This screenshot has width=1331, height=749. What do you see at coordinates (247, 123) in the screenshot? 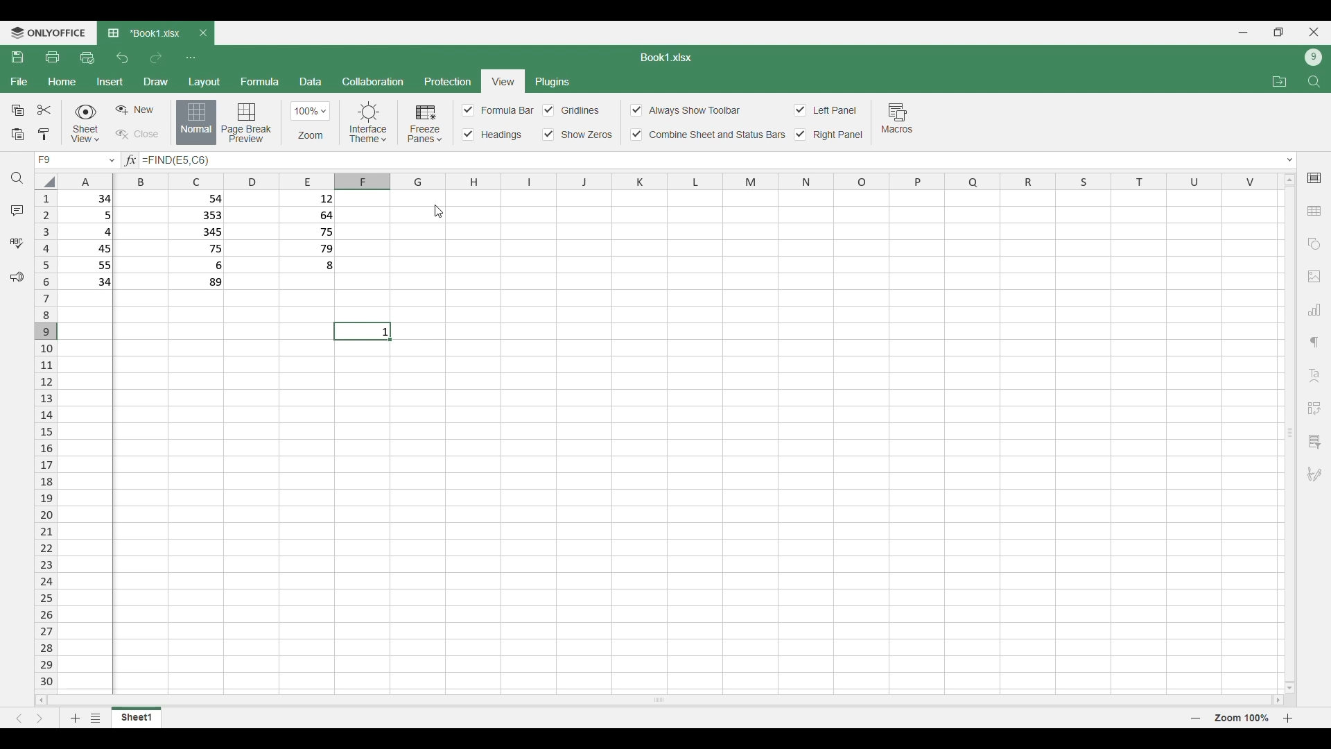
I see `Page break preview` at bounding box center [247, 123].